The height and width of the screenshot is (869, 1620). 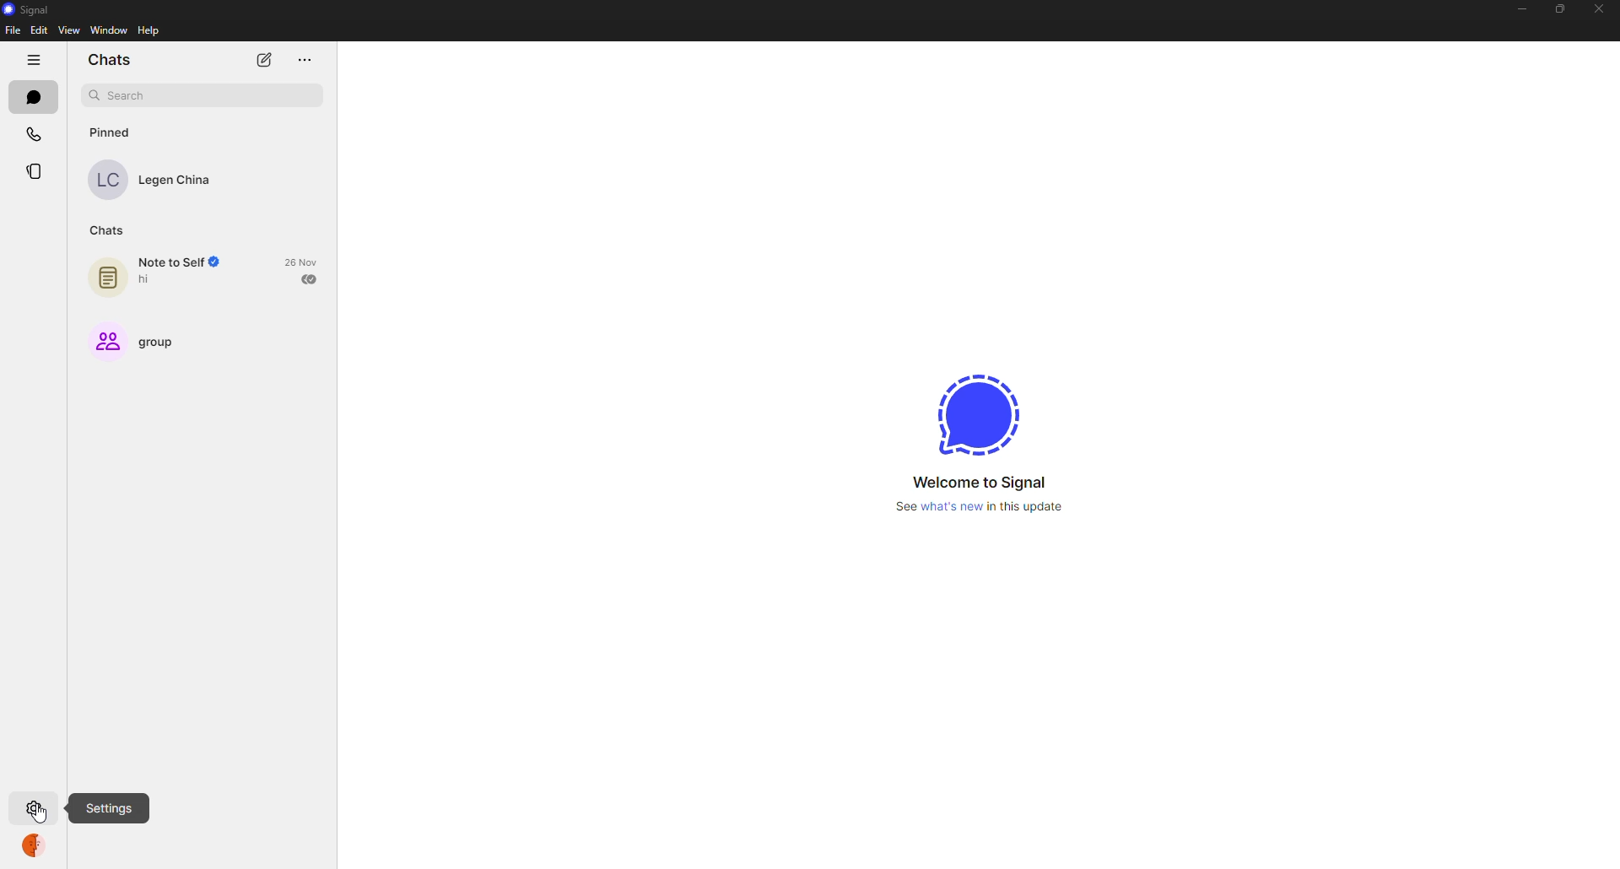 What do you see at coordinates (982, 481) in the screenshot?
I see `welcome to signal` at bounding box center [982, 481].